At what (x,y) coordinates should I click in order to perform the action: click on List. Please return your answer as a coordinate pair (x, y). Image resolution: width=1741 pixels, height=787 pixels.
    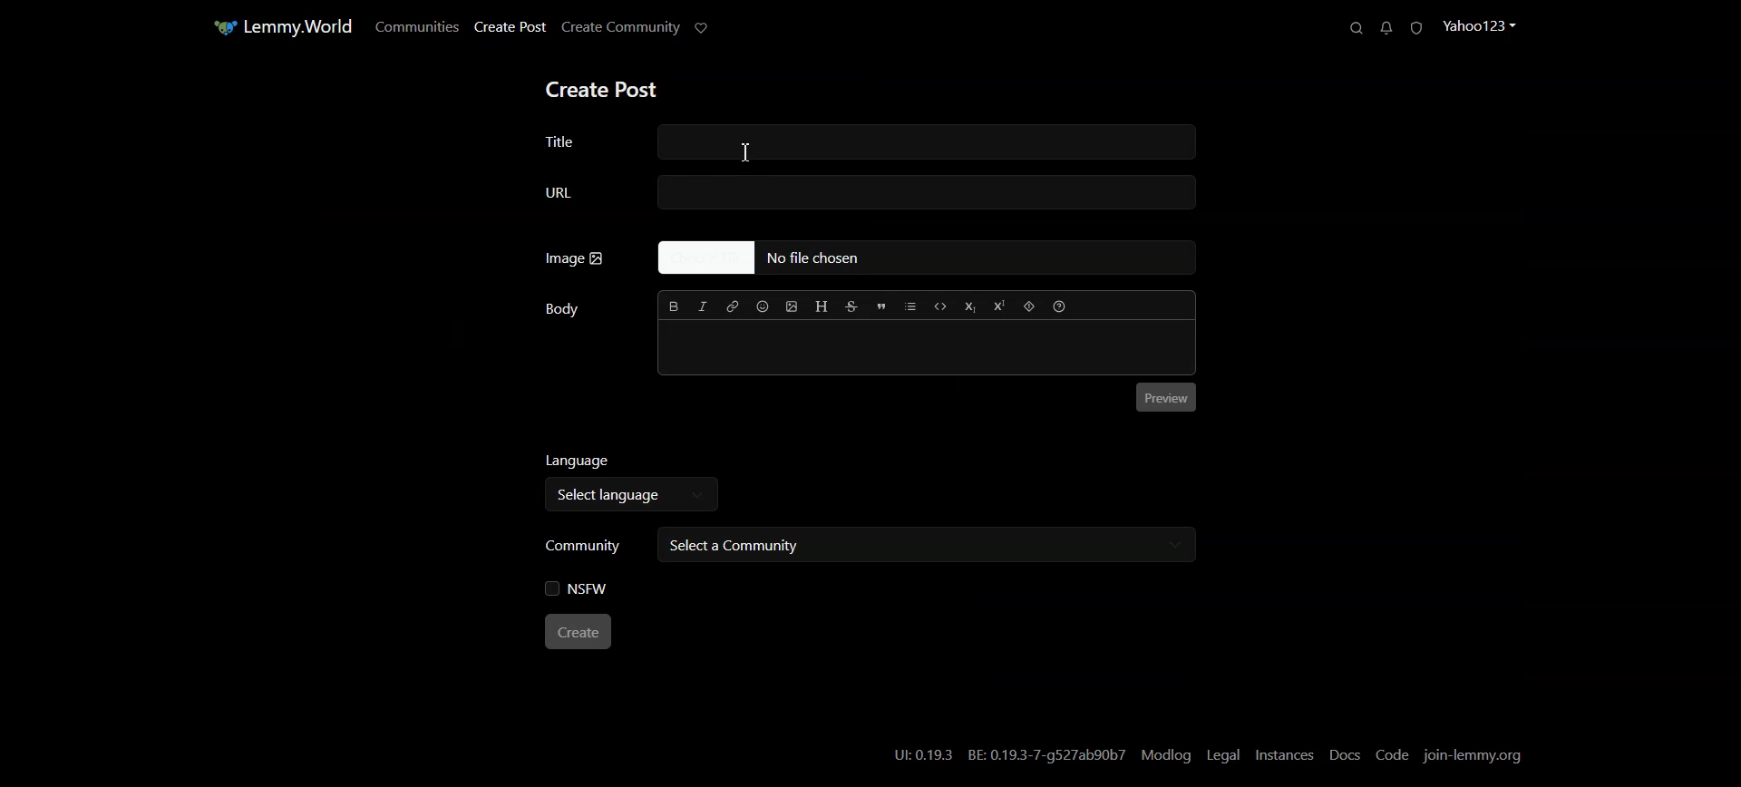
    Looking at the image, I should click on (910, 306).